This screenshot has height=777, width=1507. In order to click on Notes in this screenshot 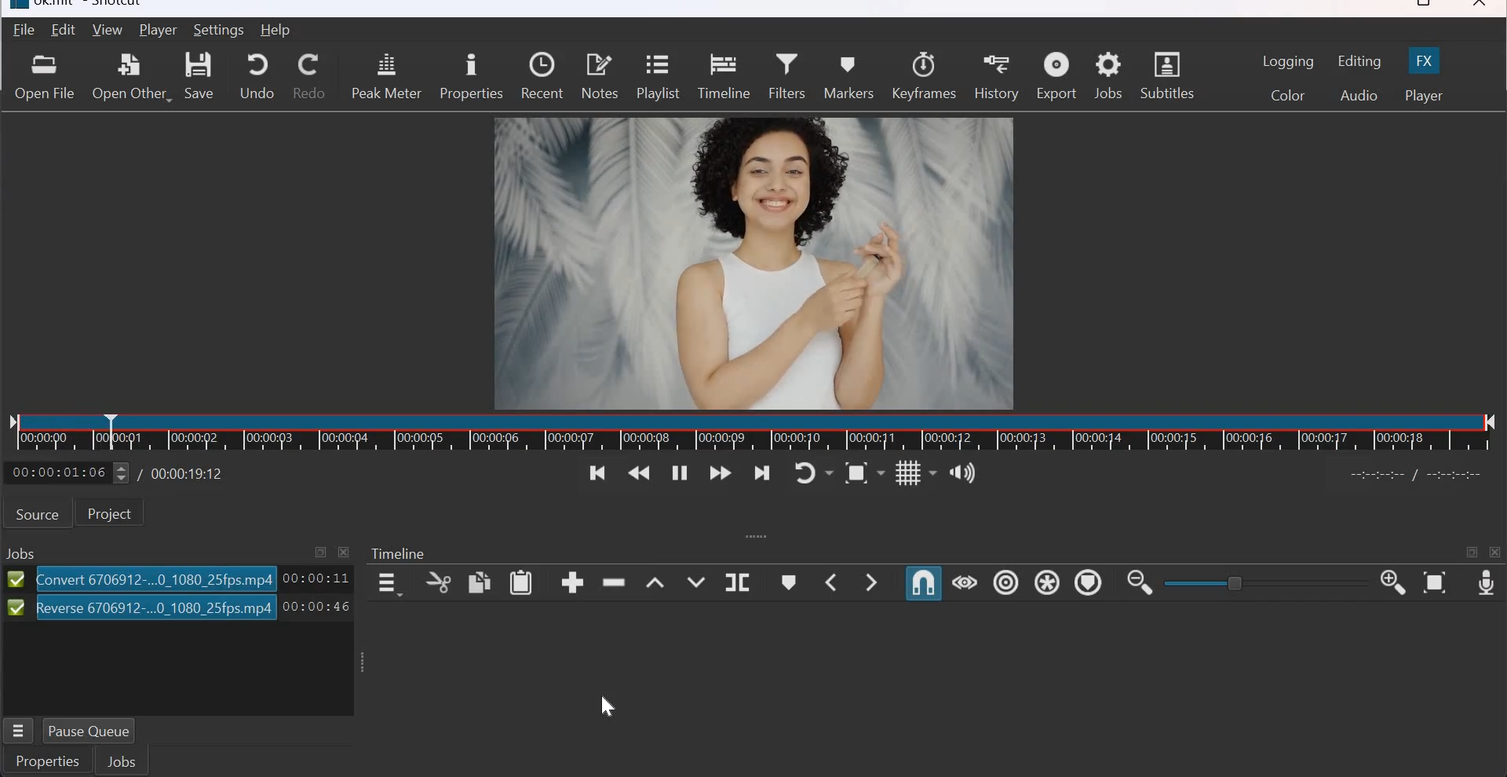, I will do `click(600, 76)`.